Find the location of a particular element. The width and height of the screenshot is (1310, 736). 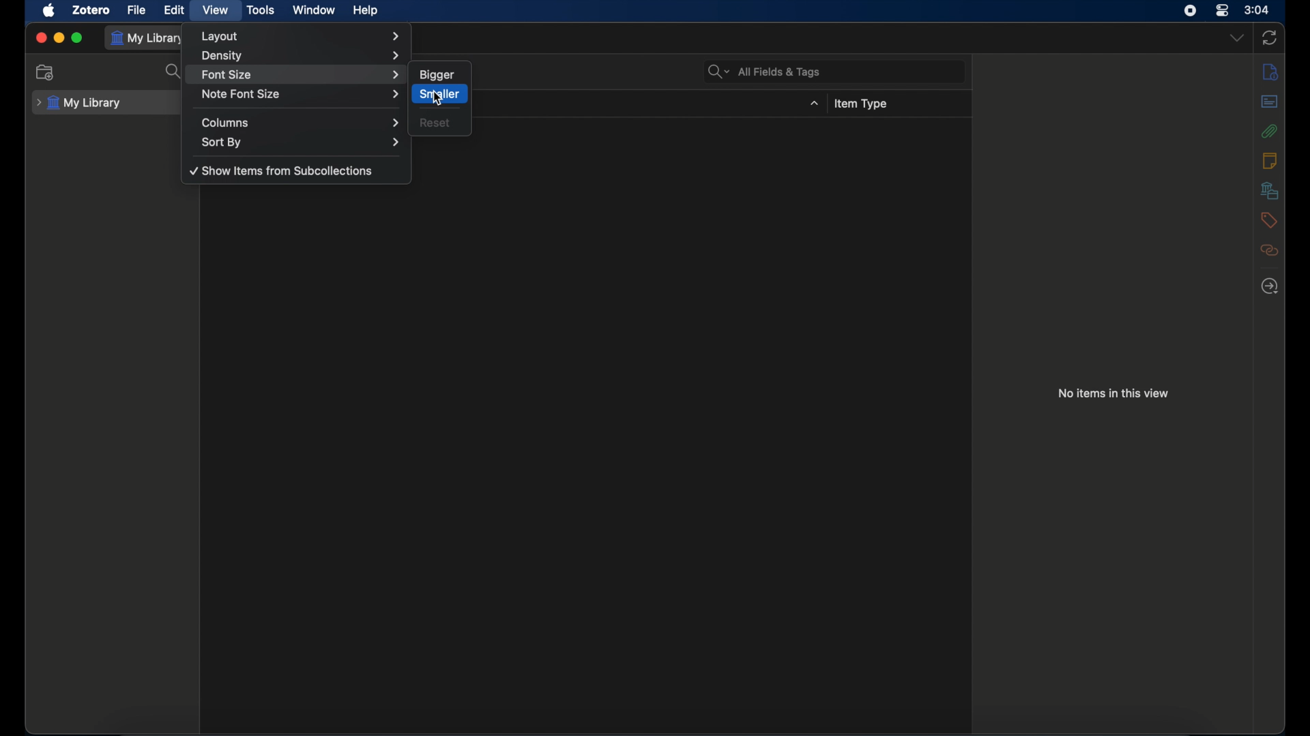

font size is located at coordinates (300, 75).